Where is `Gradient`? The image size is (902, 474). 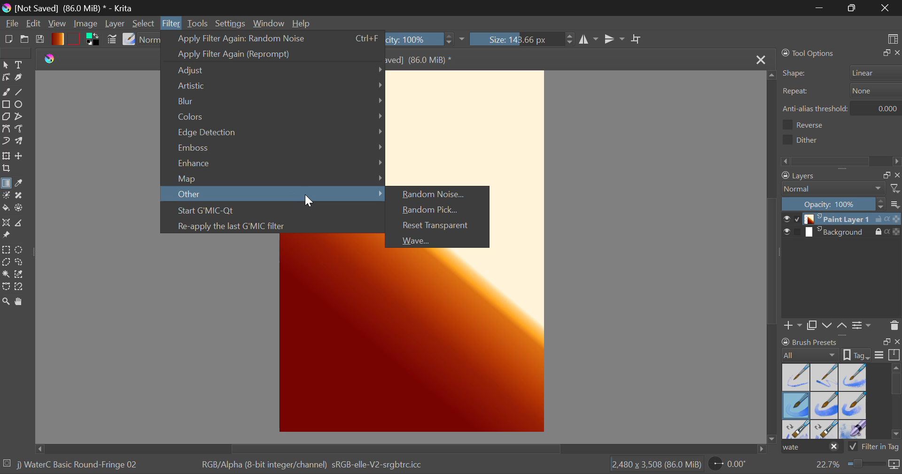
Gradient is located at coordinates (57, 38).